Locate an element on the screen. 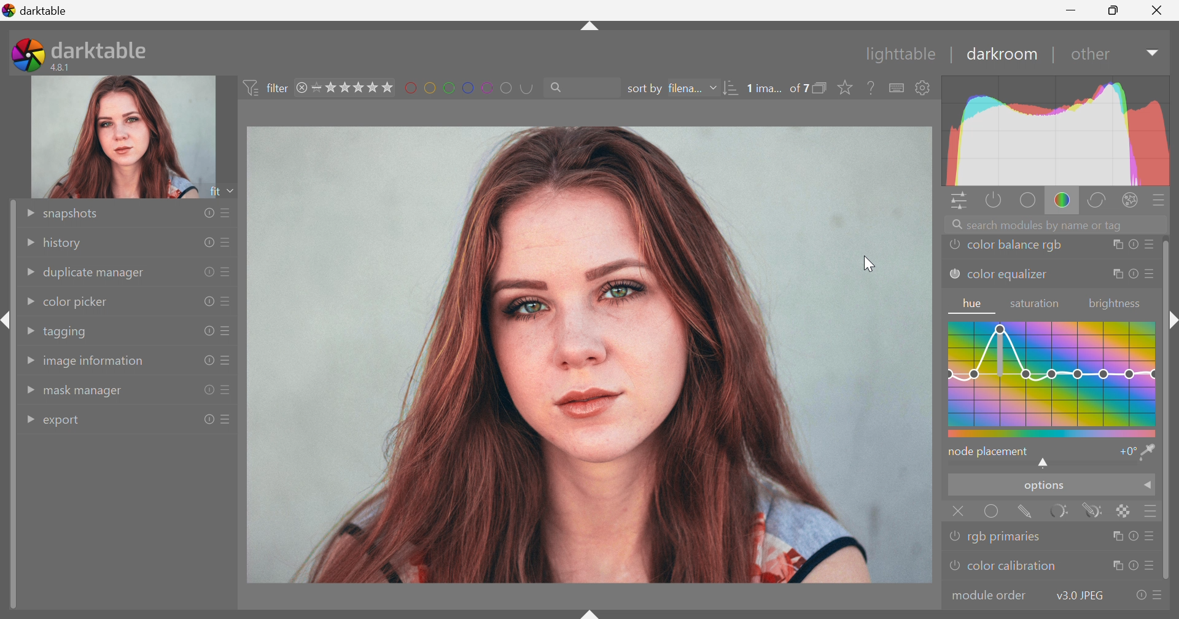  reset is located at coordinates (208, 241).